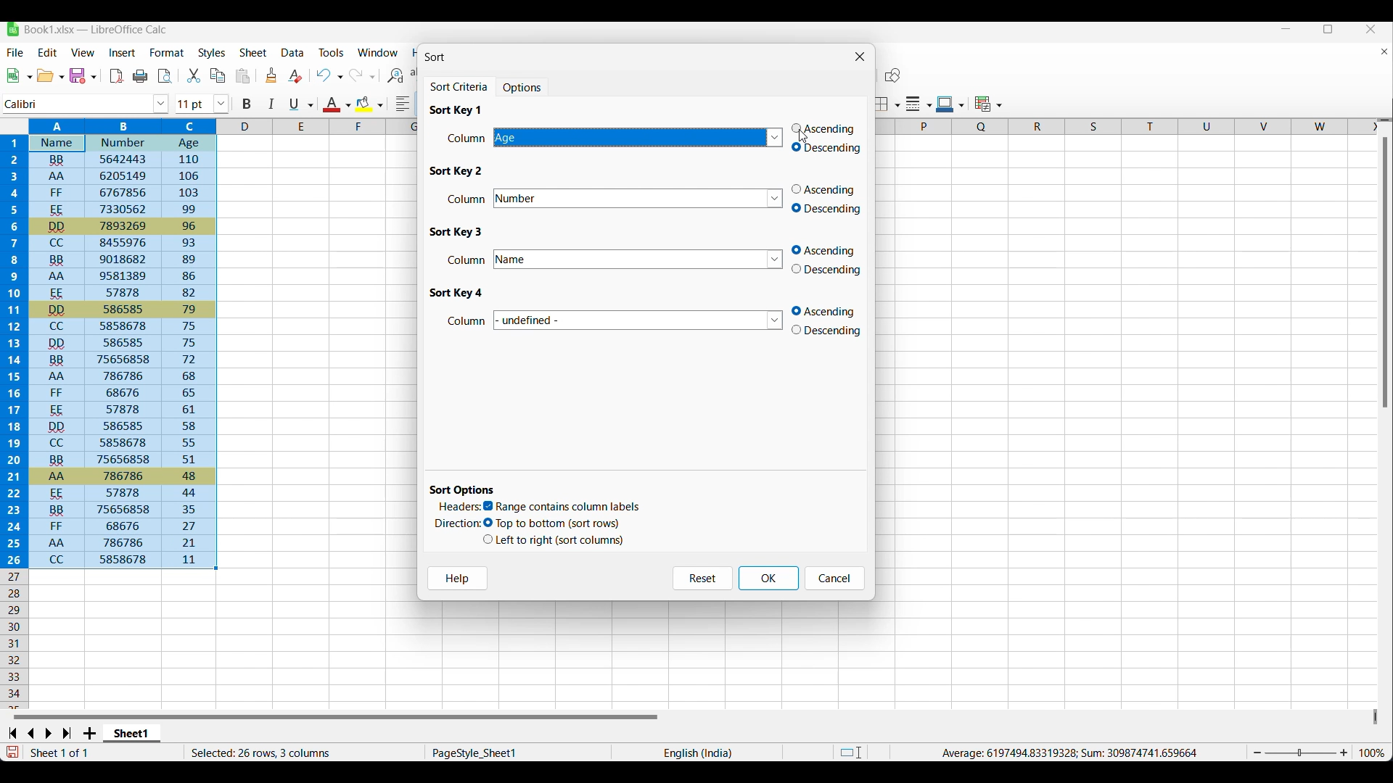 This screenshot has width=1393, height=783. Describe the element at coordinates (988, 104) in the screenshot. I see `Conditional formating options` at that location.